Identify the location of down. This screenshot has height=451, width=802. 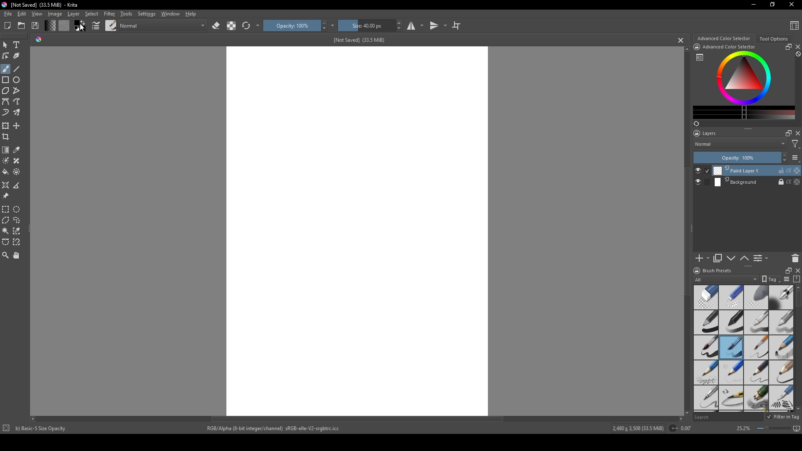
(731, 258).